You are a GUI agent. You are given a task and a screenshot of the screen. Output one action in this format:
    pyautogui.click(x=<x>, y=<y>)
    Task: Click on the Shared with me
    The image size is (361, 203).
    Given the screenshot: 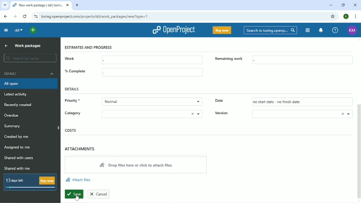 What is the action you would take?
    pyautogui.click(x=17, y=168)
    